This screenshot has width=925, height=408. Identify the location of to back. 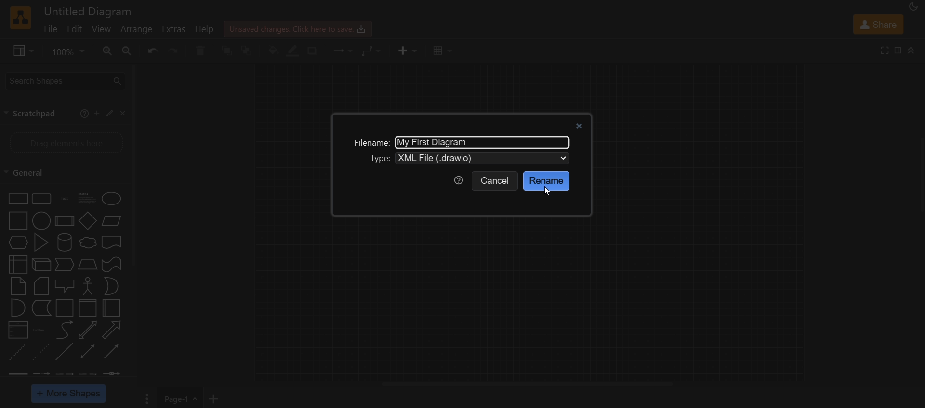
(250, 50).